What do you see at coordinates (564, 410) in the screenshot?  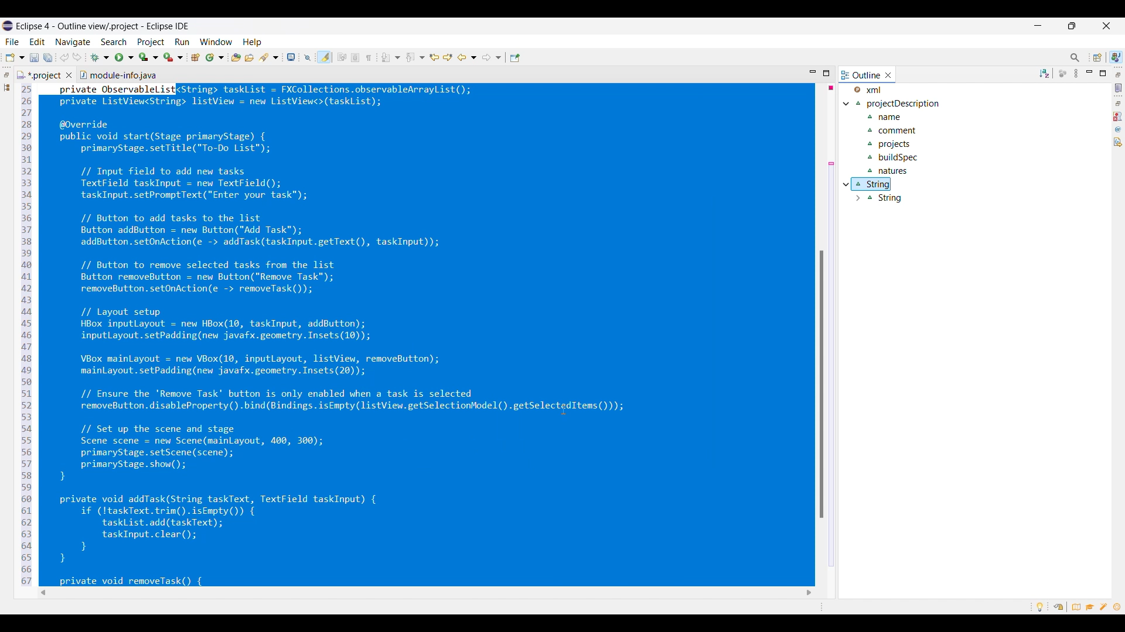 I see `Cursor` at bounding box center [564, 410].